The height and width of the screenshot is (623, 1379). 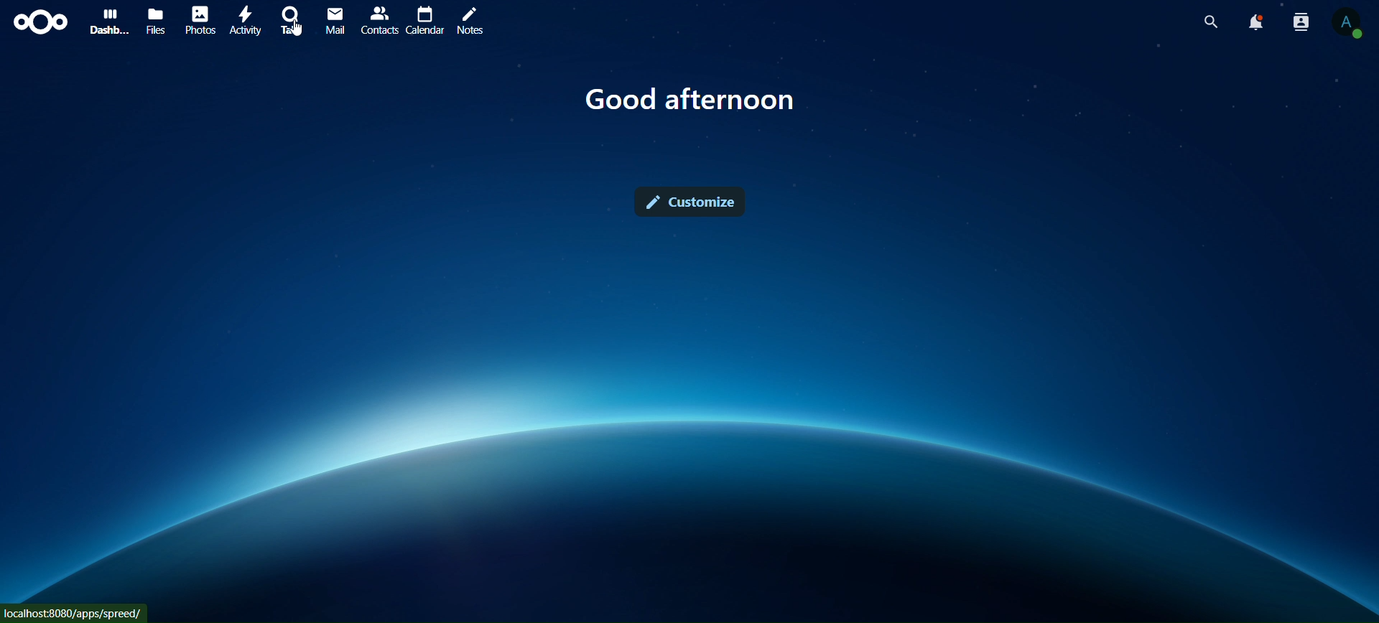 I want to click on customize, so click(x=694, y=202).